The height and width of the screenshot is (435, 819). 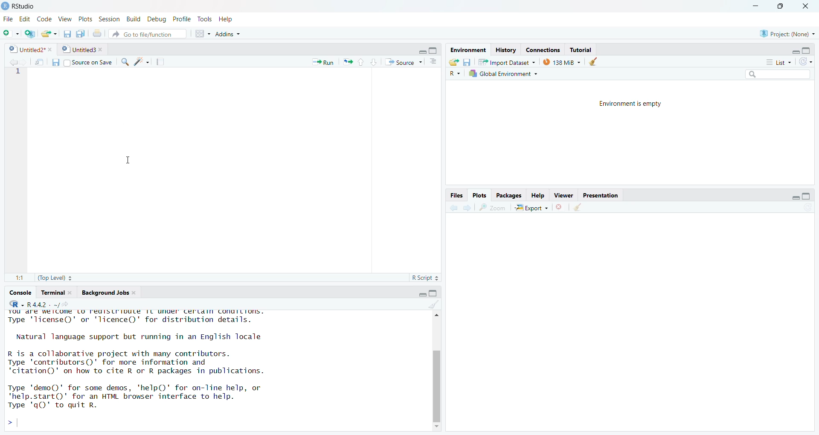 What do you see at coordinates (17, 293) in the screenshot?
I see `‘Console` at bounding box center [17, 293].